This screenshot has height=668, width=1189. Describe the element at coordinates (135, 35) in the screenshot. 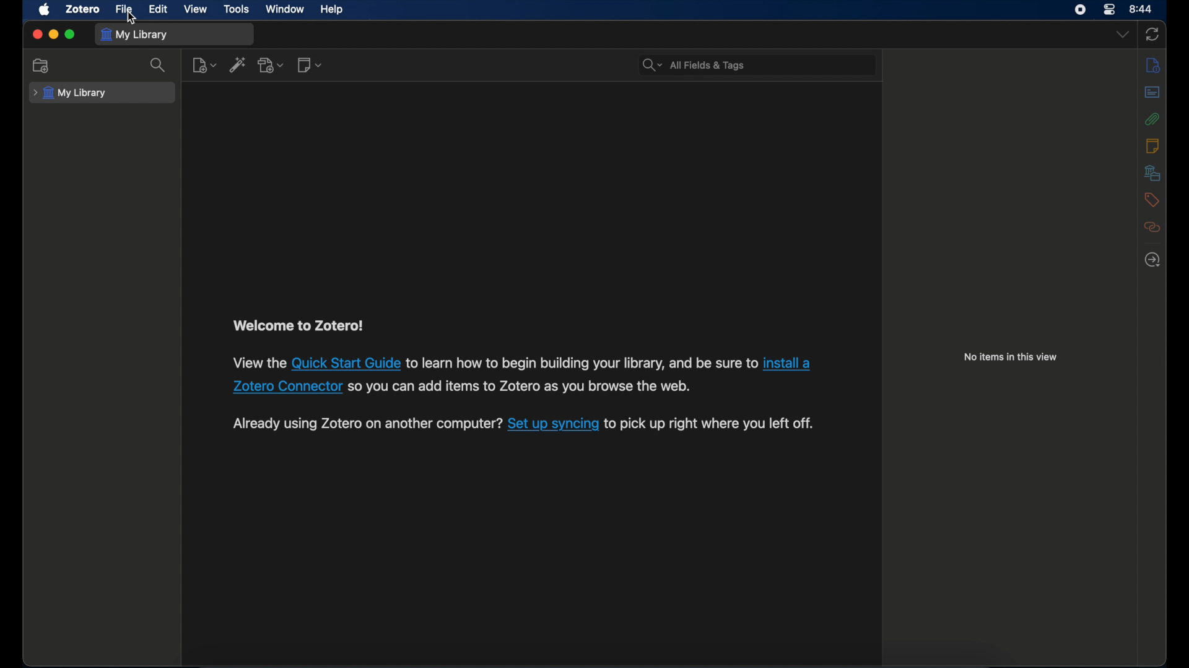

I see `my library` at that location.